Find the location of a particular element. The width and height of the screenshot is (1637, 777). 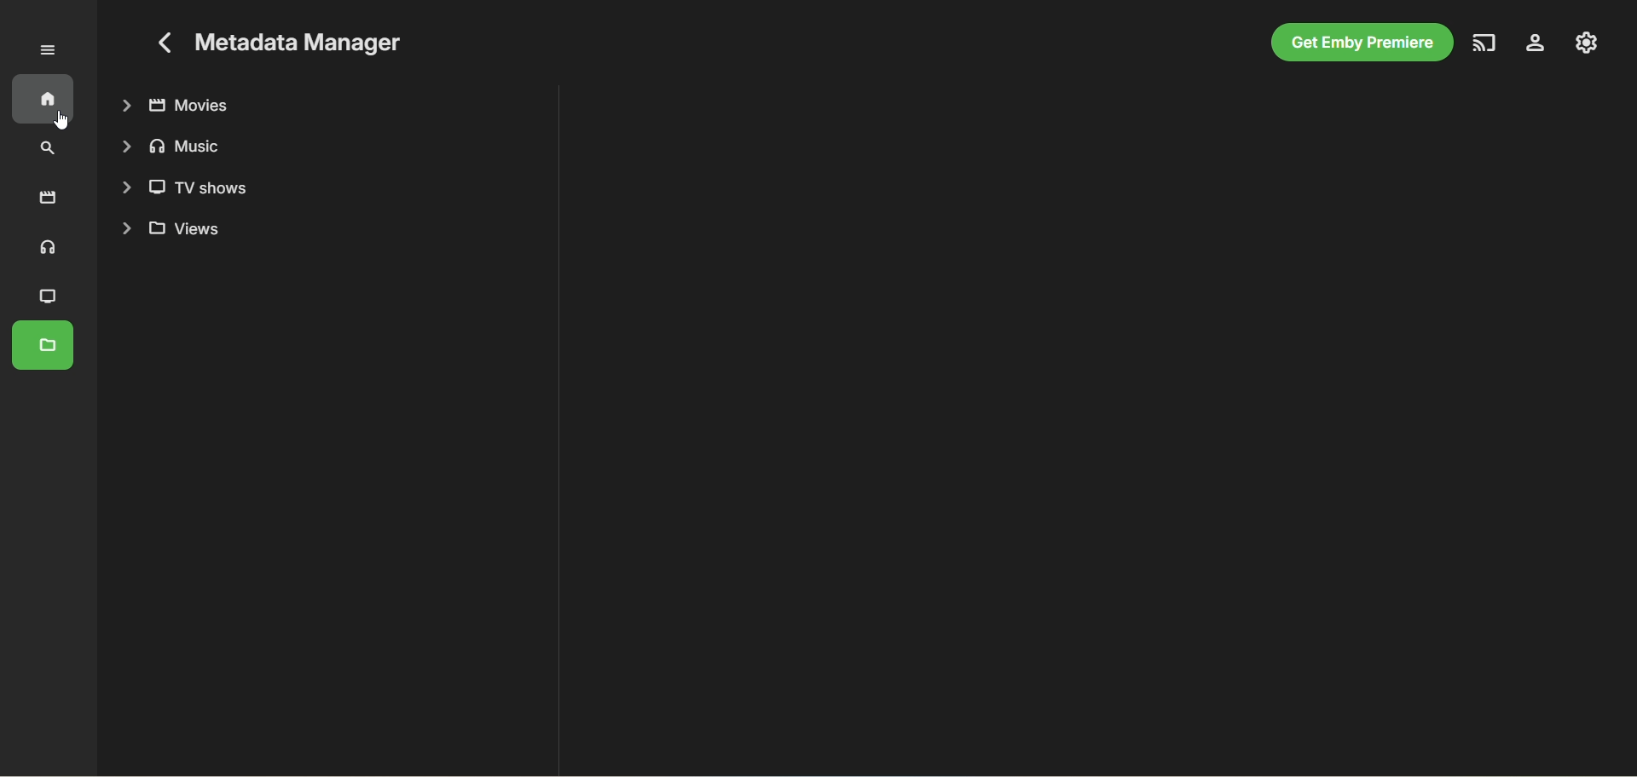

home is located at coordinates (49, 95).